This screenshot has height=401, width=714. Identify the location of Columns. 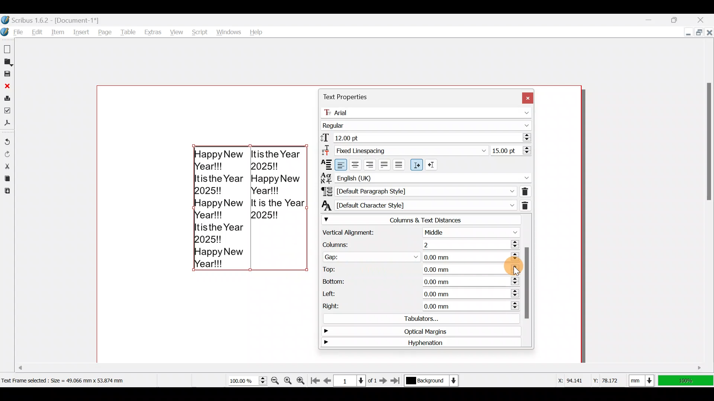
(417, 244).